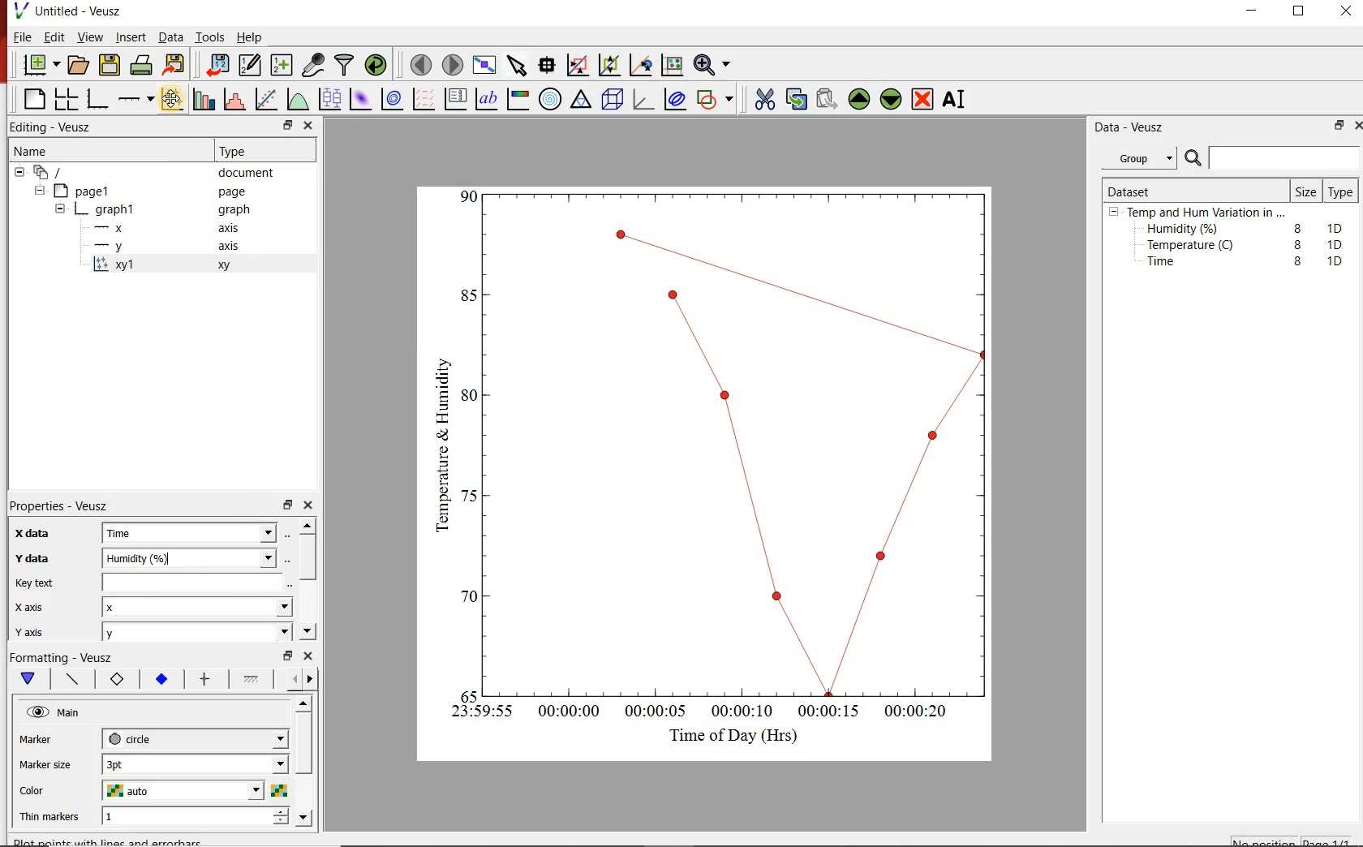 Image resolution: width=1363 pixels, height=847 pixels. What do you see at coordinates (235, 192) in the screenshot?
I see `page` at bounding box center [235, 192].